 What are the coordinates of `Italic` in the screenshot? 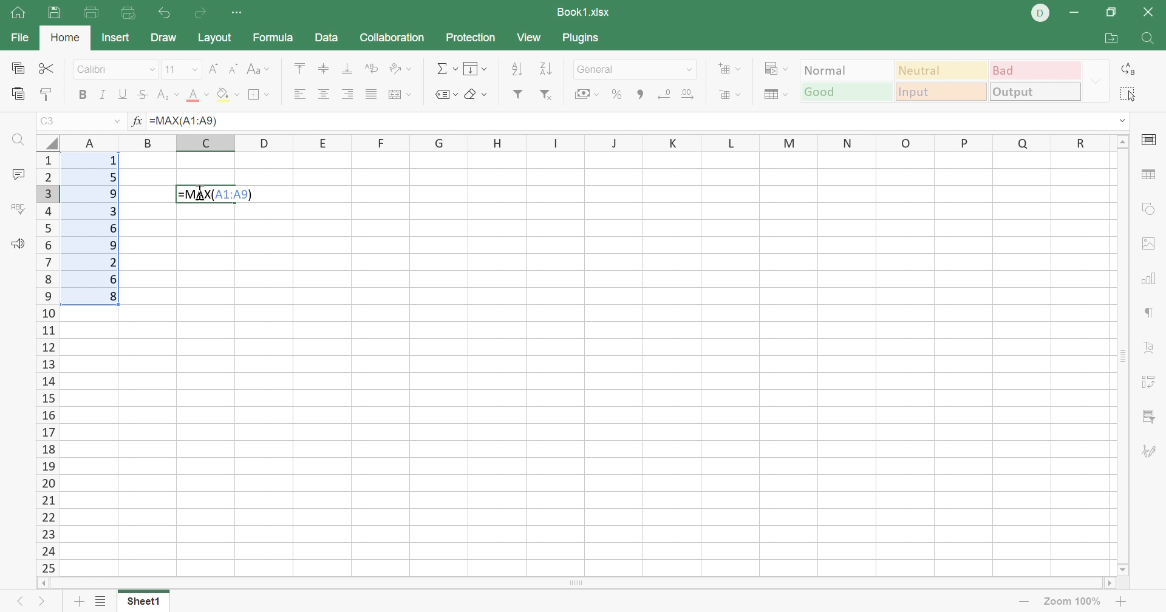 It's located at (107, 93).